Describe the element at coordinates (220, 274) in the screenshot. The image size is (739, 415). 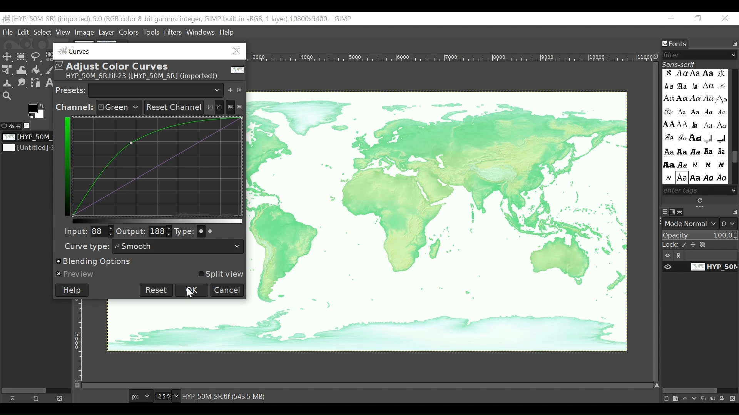
I see `Split view` at that location.